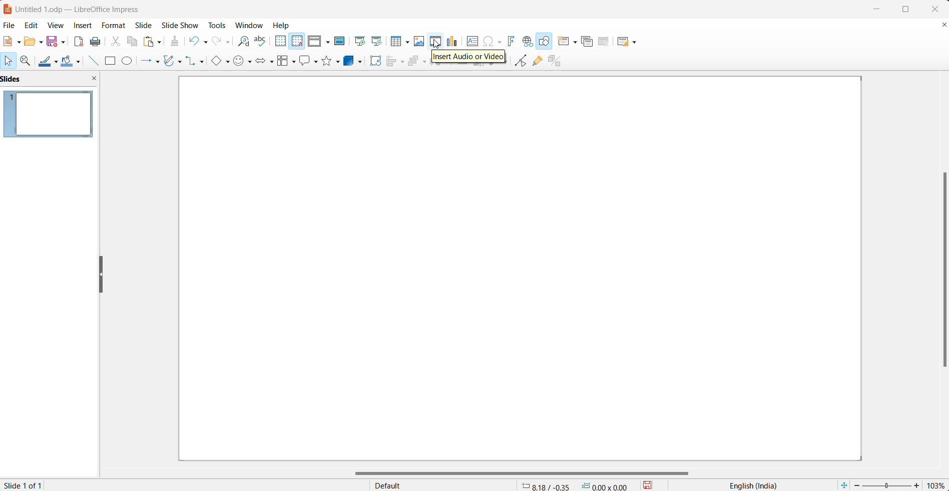  Describe the element at coordinates (95, 42) in the screenshot. I see `print` at that location.